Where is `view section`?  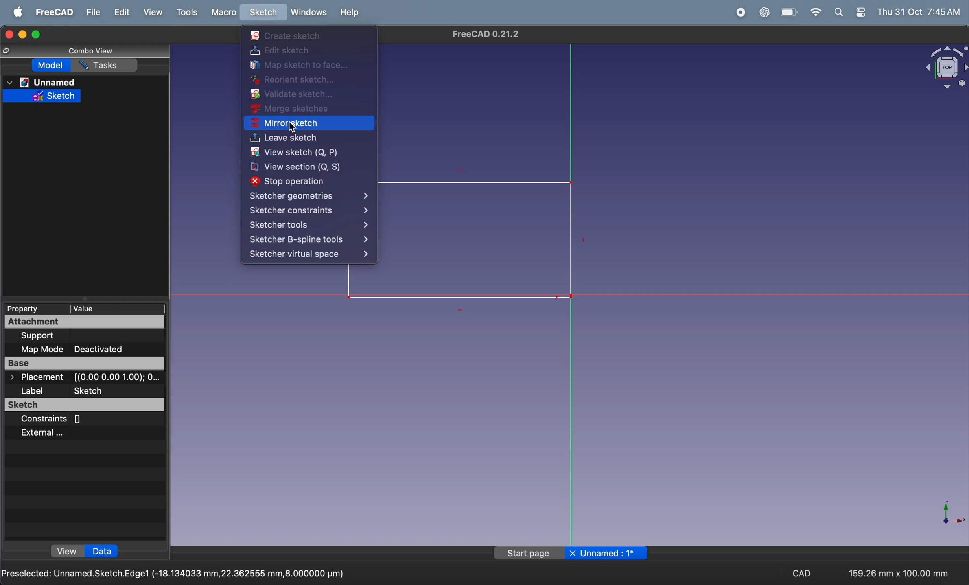
view section is located at coordinates (306, 167).